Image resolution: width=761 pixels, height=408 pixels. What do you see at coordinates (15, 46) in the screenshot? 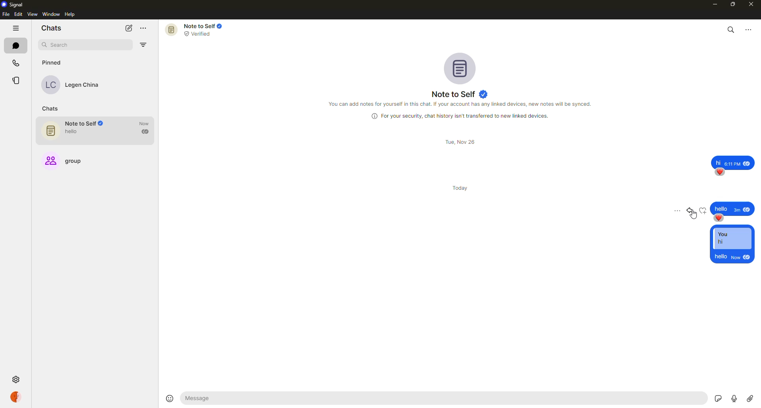
I see `chats` at bounding box center [15, 46].